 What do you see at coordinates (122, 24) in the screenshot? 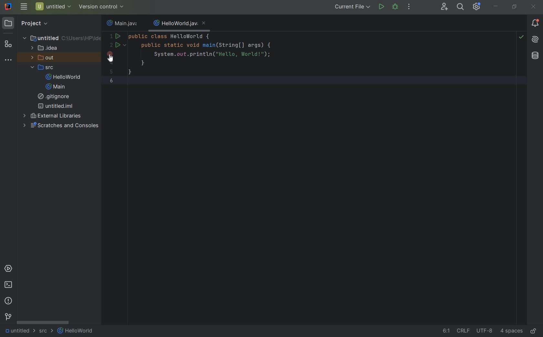
I see `filename` at bounding box center [122, 24].